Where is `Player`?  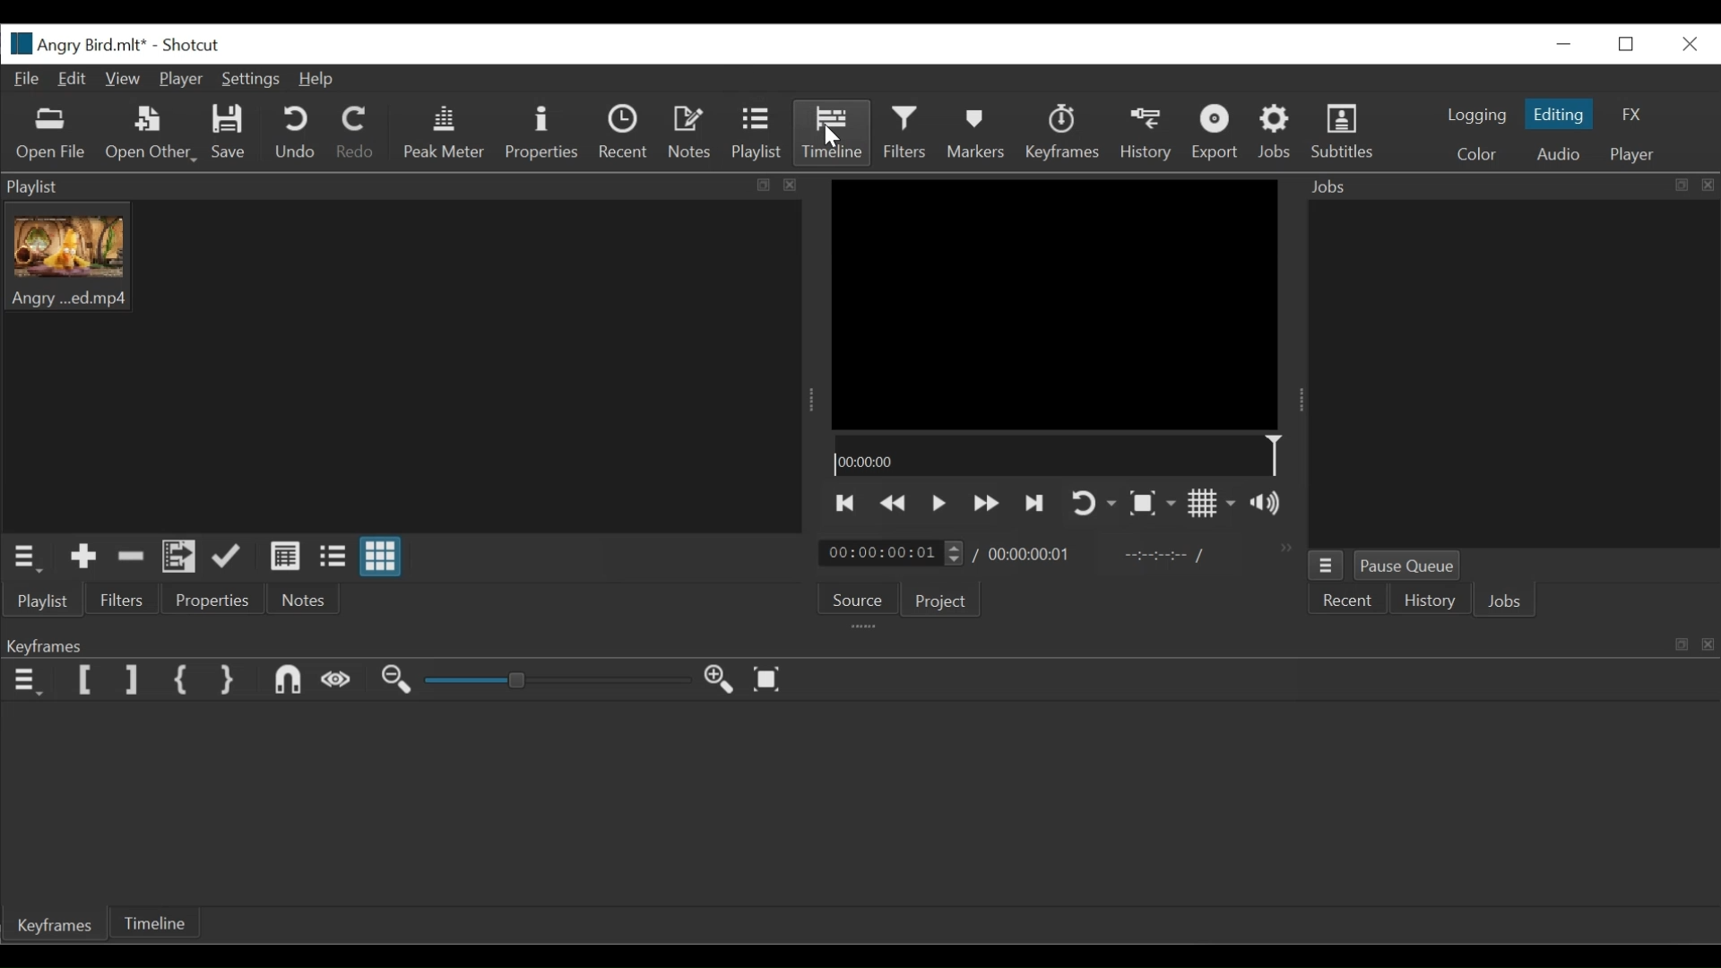 Player is located at coordinates (1638, 156).